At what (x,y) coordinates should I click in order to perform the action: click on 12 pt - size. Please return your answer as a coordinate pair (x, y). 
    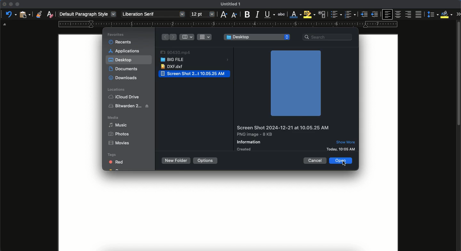
    Looking at the image, I should click on (202, 15).